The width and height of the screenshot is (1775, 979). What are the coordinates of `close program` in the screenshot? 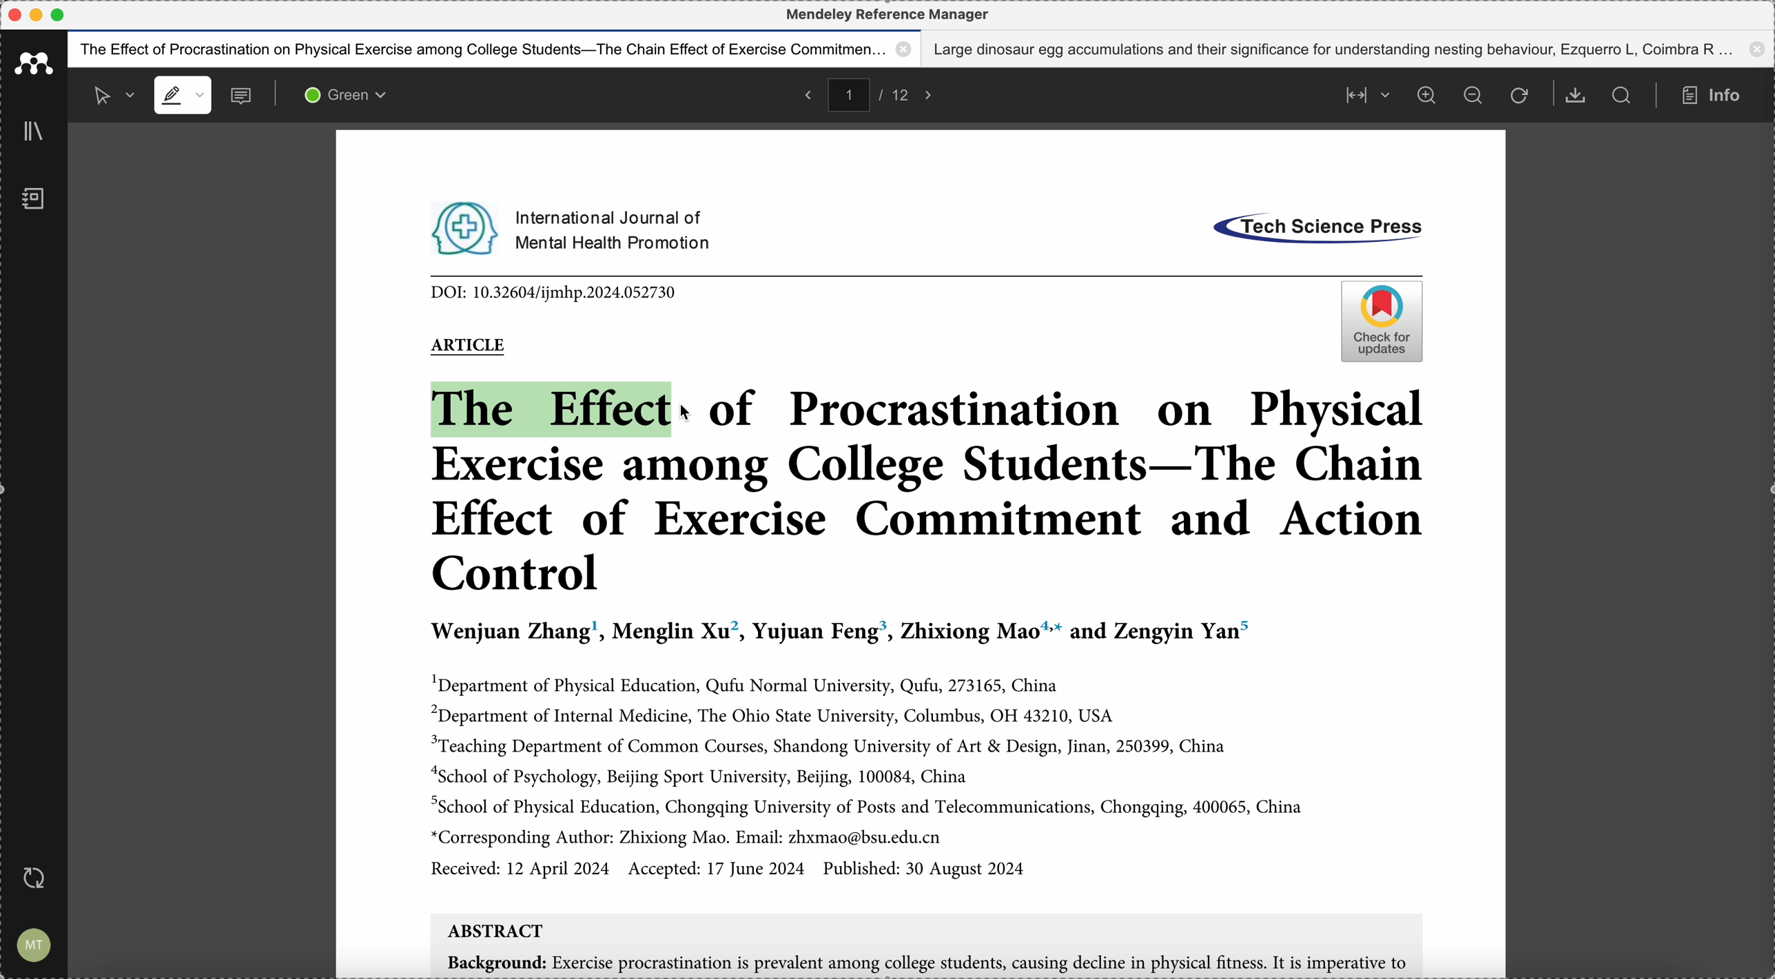 It's located at (13, 15).